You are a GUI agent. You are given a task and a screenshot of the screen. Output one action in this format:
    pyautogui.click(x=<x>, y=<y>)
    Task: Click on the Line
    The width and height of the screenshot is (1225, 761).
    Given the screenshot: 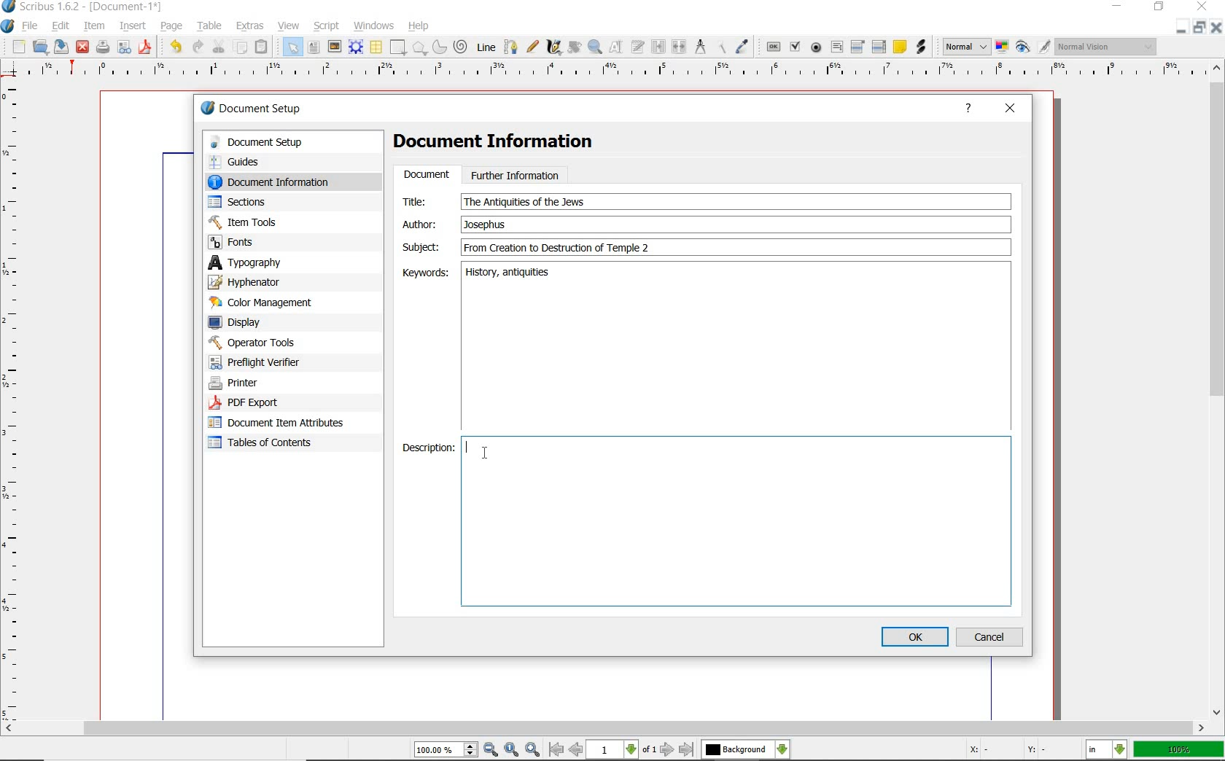 What is the action you would take?
    pyautogui.click(x=486, y=47)
    